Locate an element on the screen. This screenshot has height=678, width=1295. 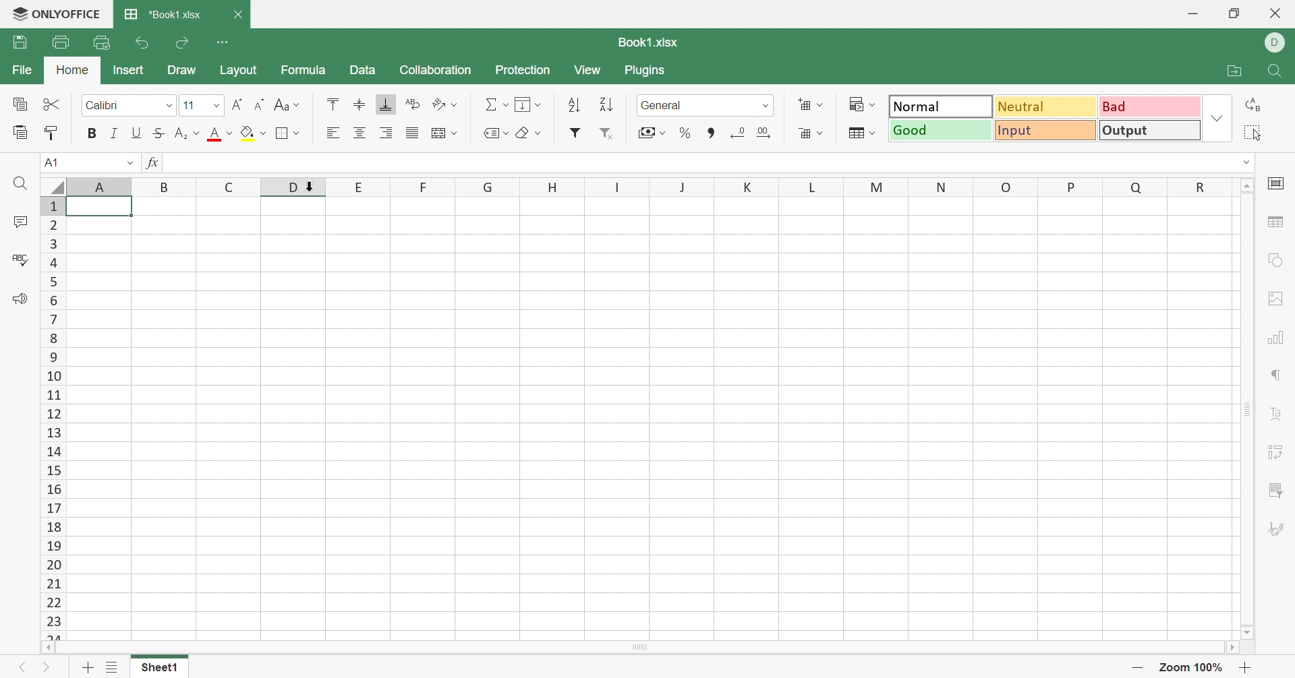
Slide settings is located at coordinates (1275, 187).